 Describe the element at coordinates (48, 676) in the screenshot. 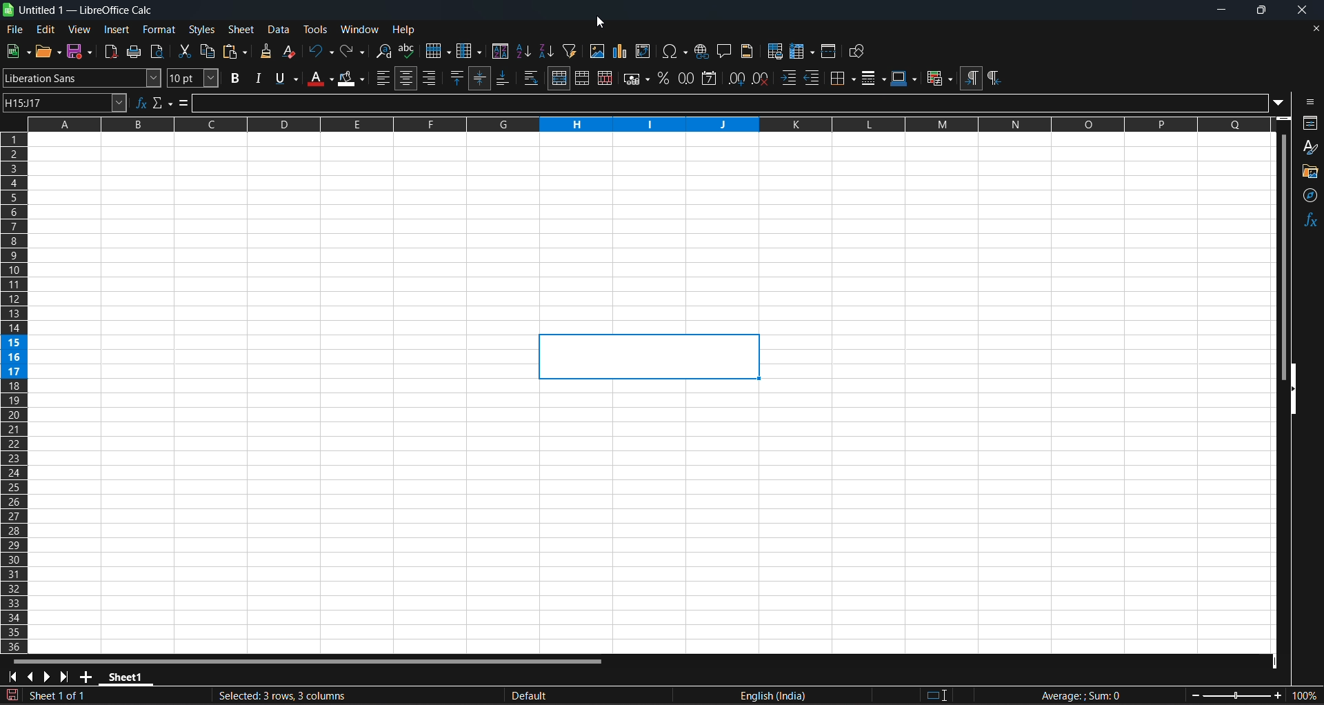

I see `scroll to next sheet` at that location.